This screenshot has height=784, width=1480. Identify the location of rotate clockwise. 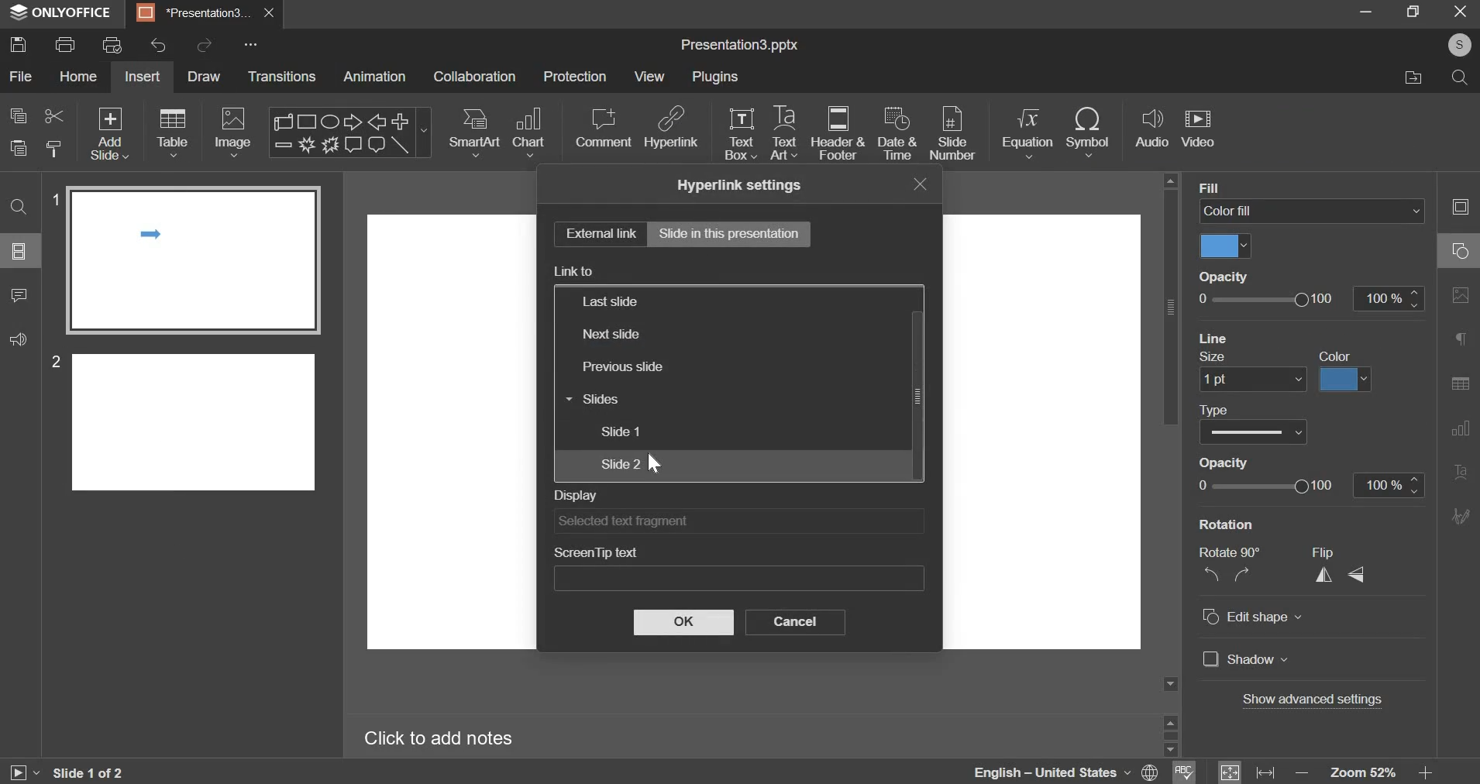
(1241, 573).